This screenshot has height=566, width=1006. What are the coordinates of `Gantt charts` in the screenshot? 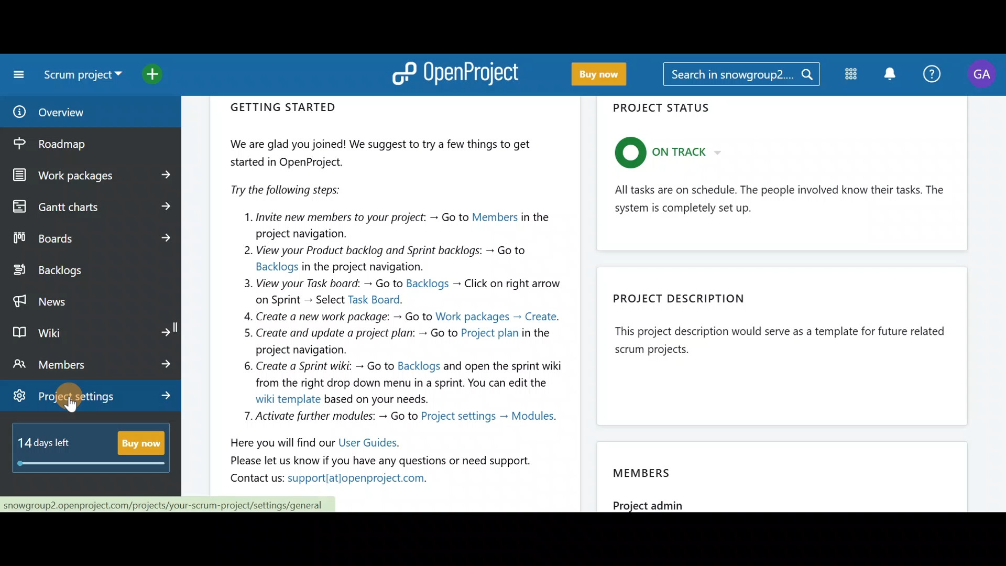 It's located at (89, 205).